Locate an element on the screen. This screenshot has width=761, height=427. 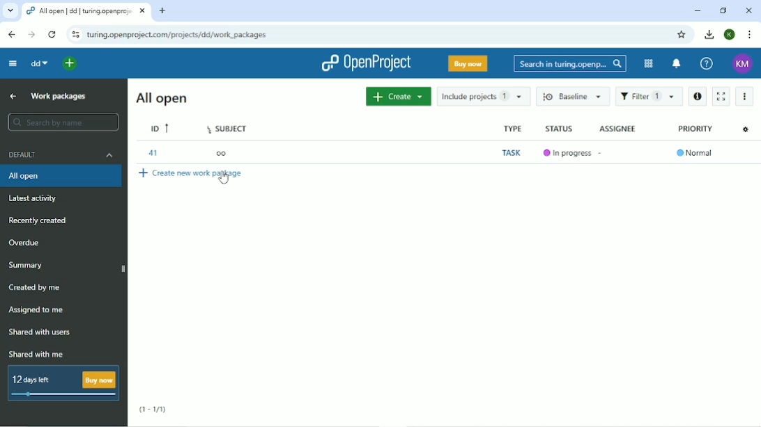
New tab is located at coordinates (162, 11).